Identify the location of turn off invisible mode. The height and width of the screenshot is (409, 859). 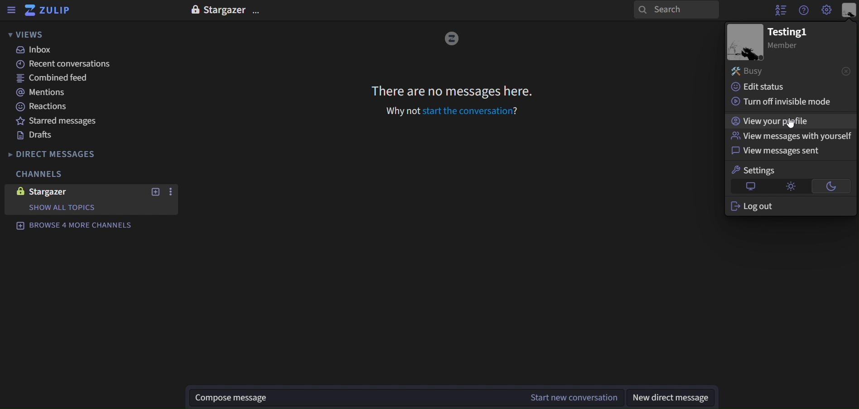
(780, 102).